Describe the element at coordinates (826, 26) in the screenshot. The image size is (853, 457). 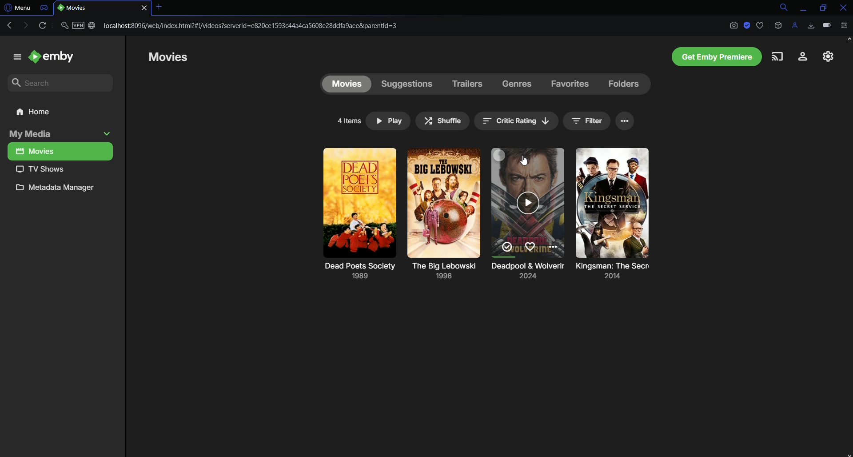
I see `Battery` at that location.